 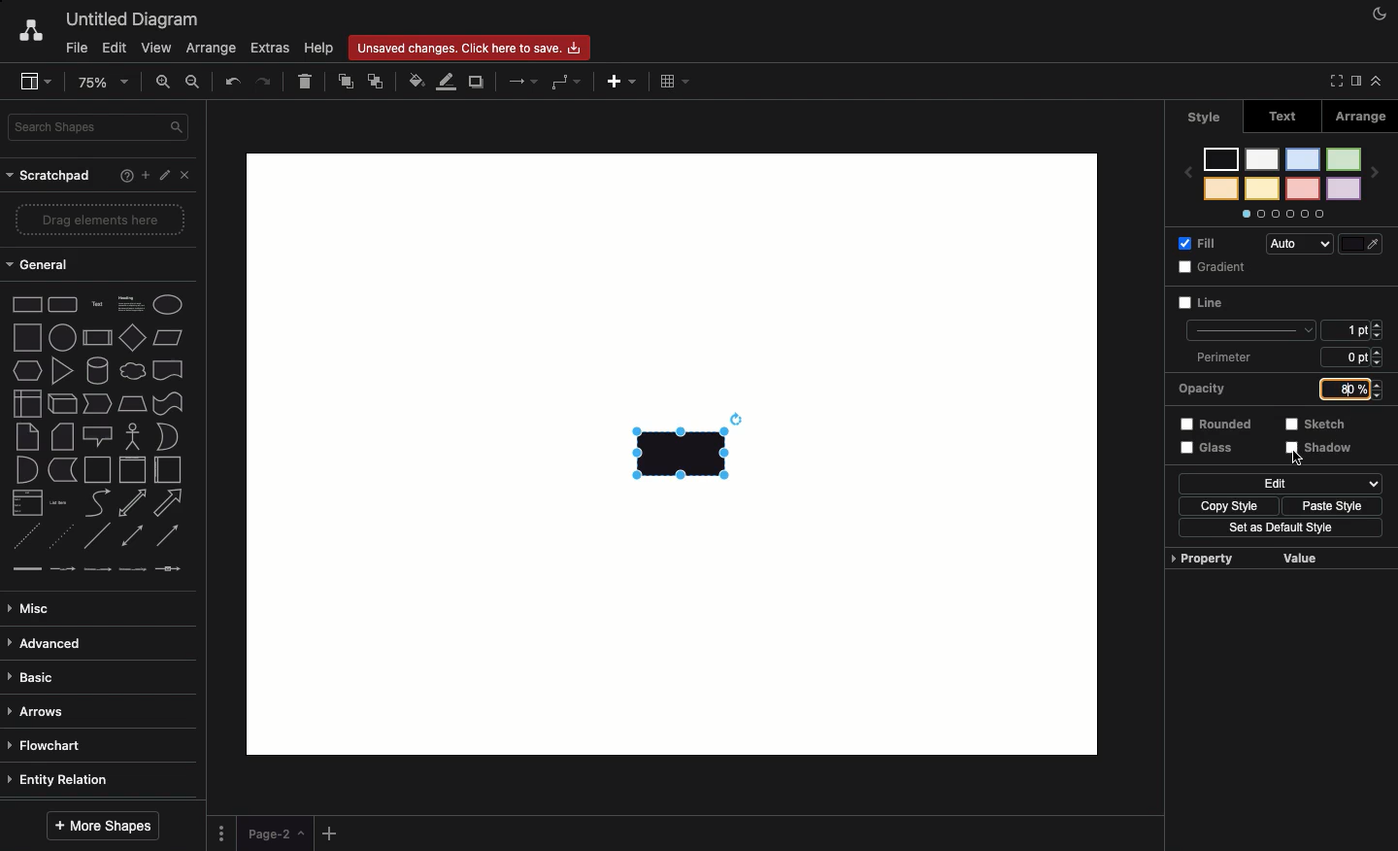 I want to click on and, so click(x=26, y=469).